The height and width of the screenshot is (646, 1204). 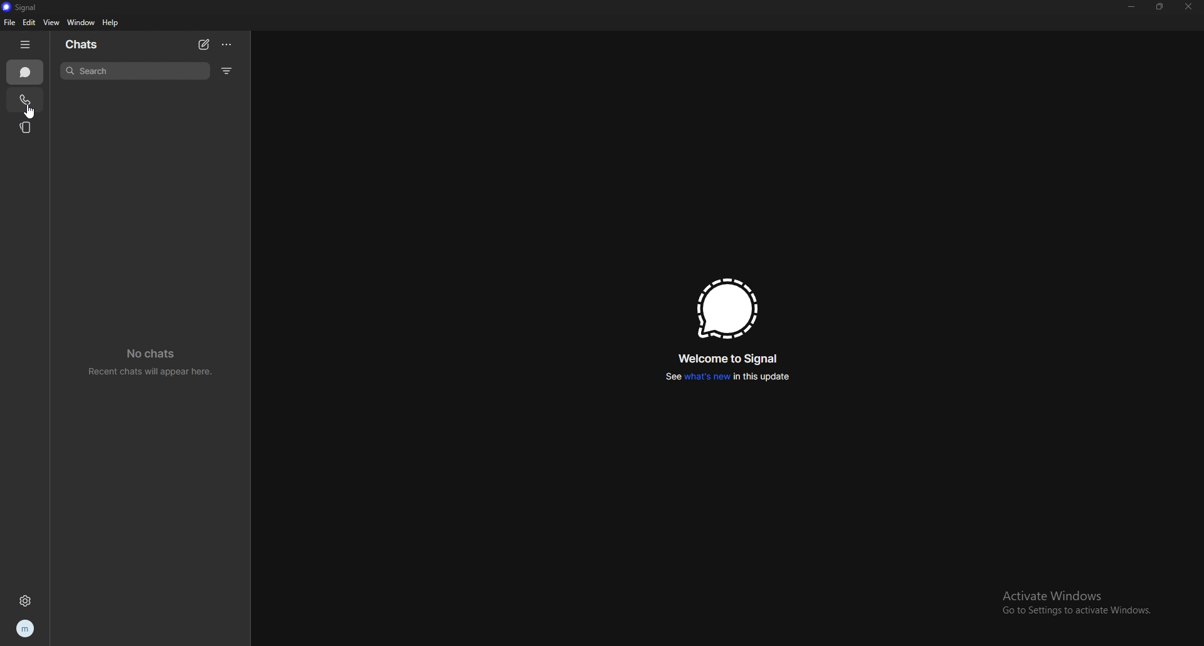 What do you see at coordinates (30, 111) in the screenshot?
I see `cursor` at bounding box center [30, 111].